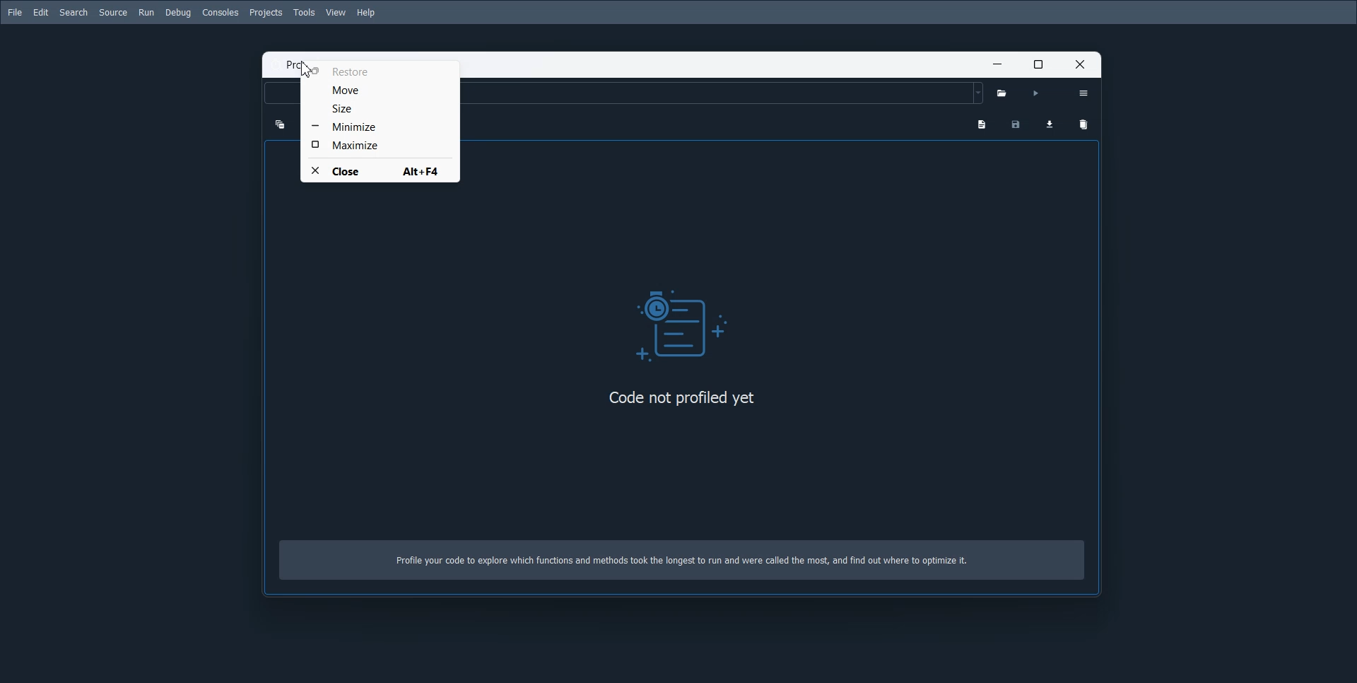  I want to click on Source, so click(113, 12).